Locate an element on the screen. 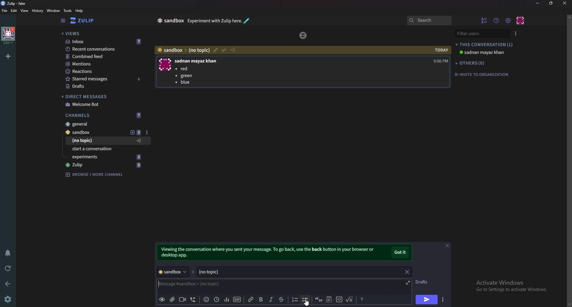  close message is located at coordinates (447, 245).